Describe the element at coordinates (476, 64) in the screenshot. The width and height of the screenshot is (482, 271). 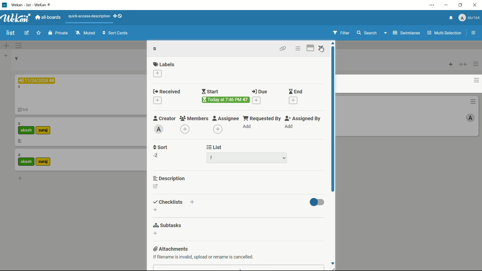
I see `list actions` at that location.